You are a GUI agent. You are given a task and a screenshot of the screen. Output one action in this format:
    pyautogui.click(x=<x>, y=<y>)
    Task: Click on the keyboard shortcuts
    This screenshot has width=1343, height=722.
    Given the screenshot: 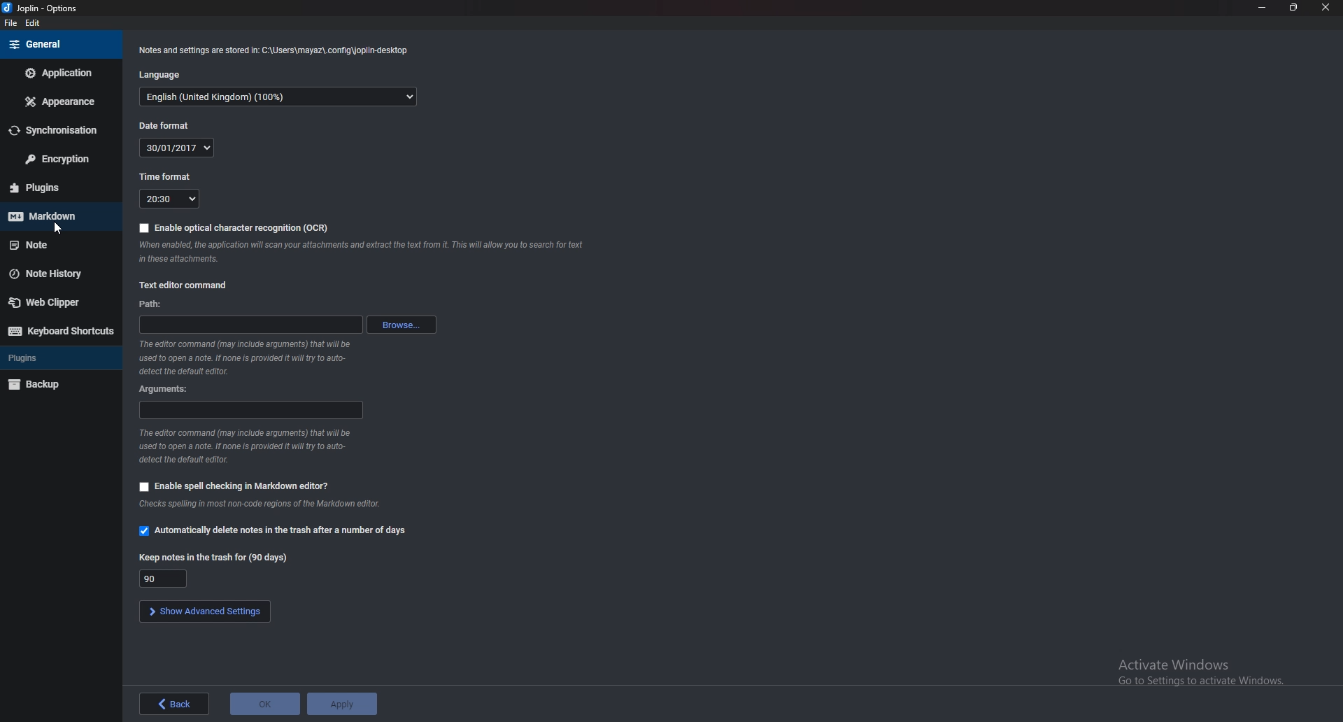 What is the action you would take?
    pyautogui.click(x=60, y=330)
    